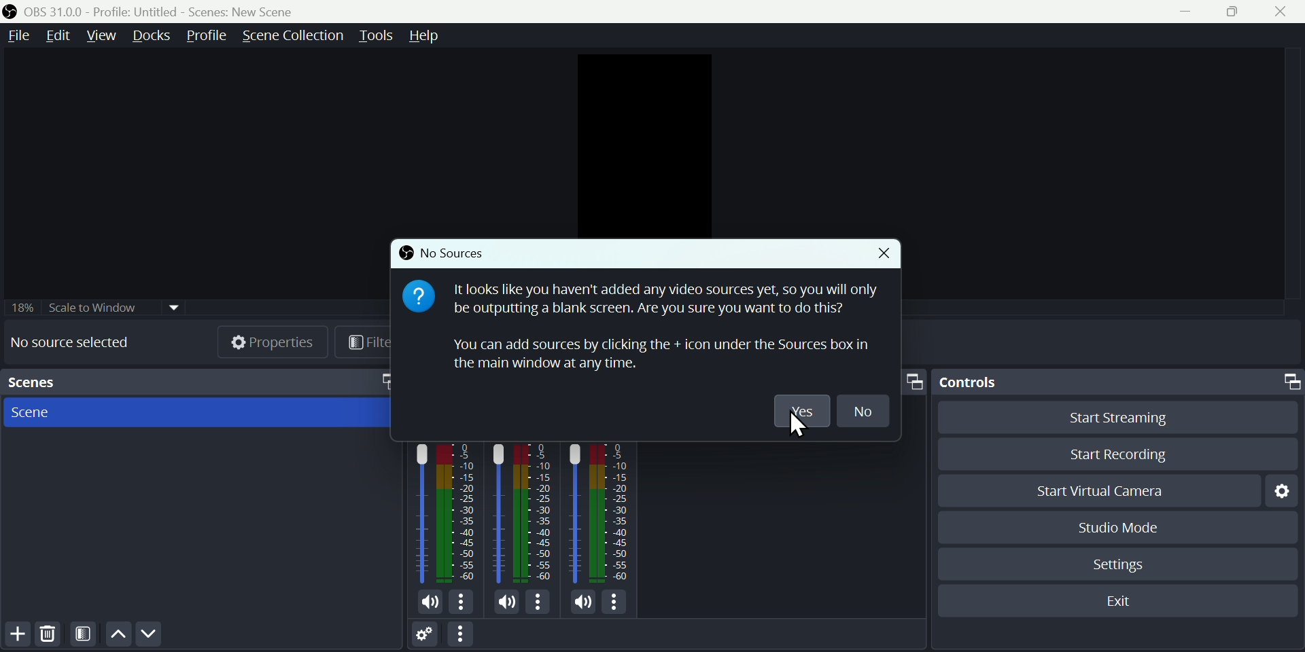  I want to click on Maximise, so click(1230, 13).